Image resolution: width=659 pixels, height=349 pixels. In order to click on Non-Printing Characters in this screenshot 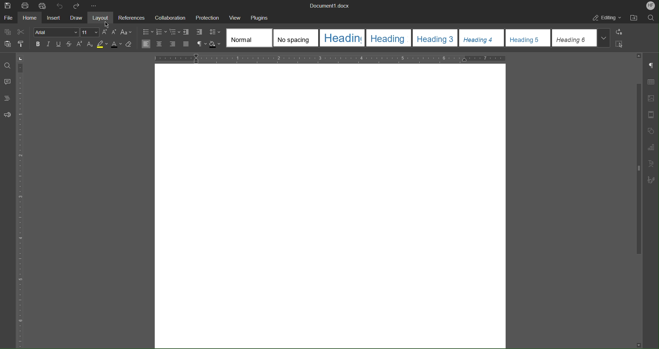, I will do `click(651, 66)`.